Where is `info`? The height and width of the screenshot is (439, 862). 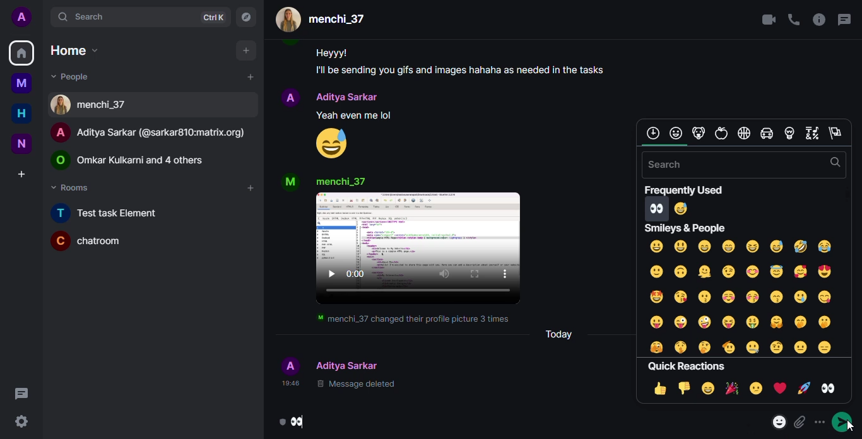
info is located at coordinates (818, 20).